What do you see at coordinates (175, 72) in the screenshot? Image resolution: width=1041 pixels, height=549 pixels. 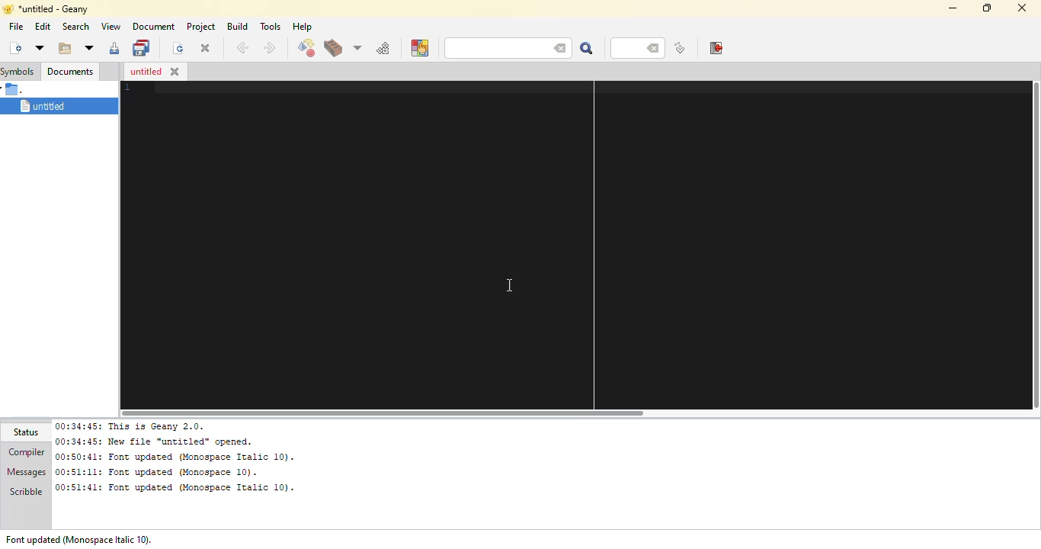 I see `close` at bounding box center [175, 72].